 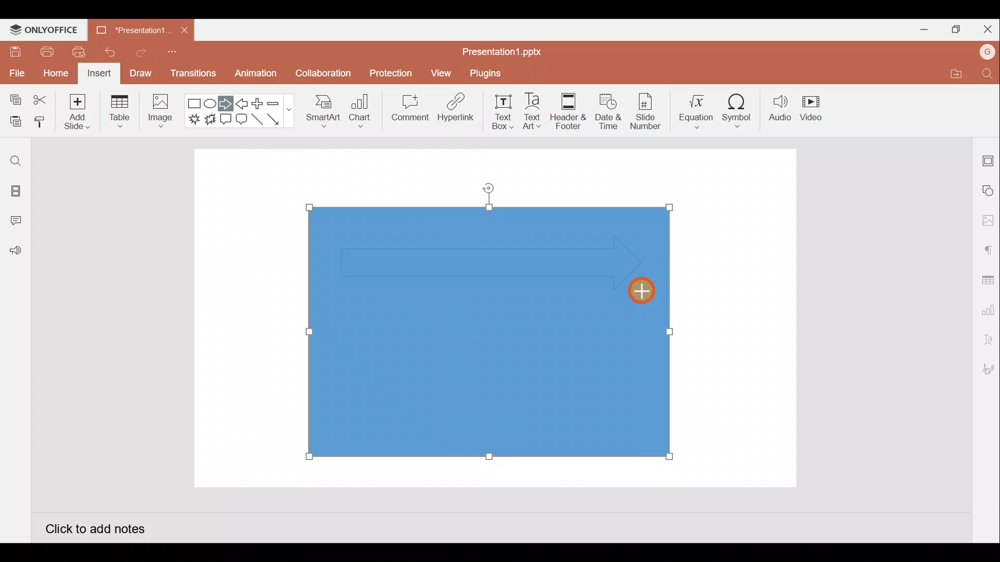 What do you see at coordinates (954, 73) in the screenshot?
I see `Open file location` at bounding box center [954, 73].